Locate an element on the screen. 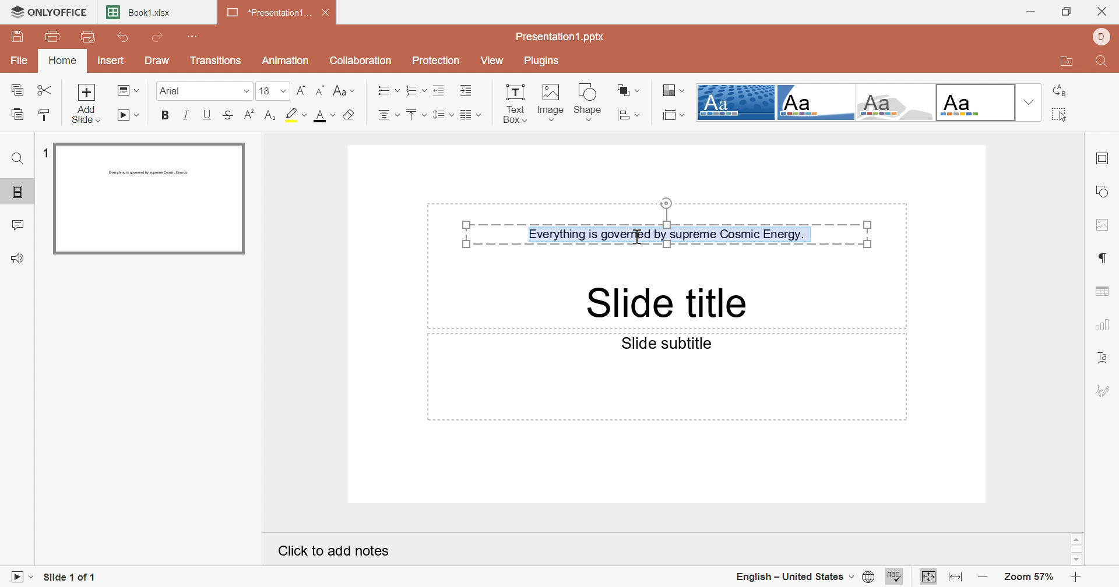  Customize Quick Access Toolbar is located at coordinates (198, 37).